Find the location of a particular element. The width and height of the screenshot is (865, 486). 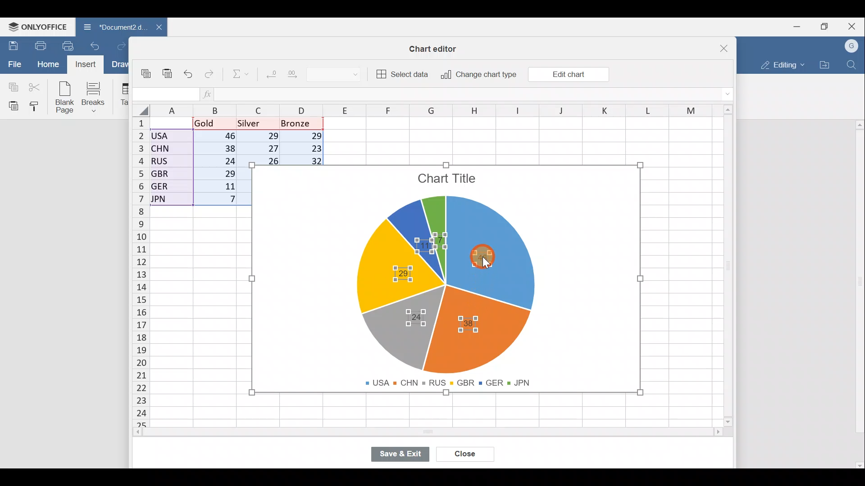

Columns is located at coordinates (443, 110).